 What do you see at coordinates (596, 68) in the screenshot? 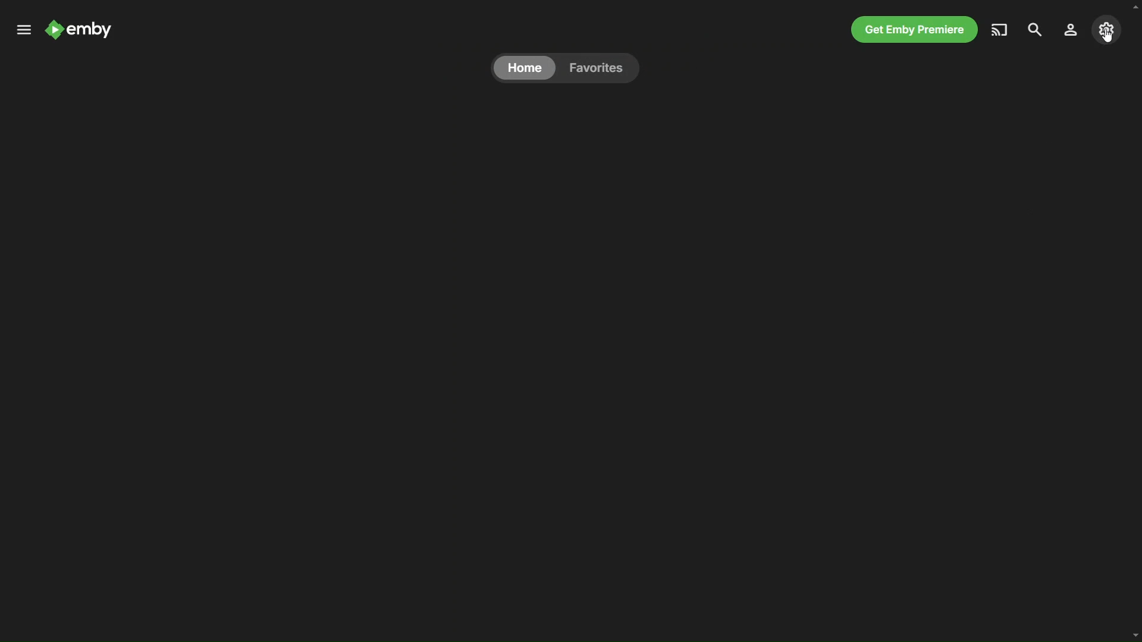
I see `favorites` at bounding box center [596, 68].